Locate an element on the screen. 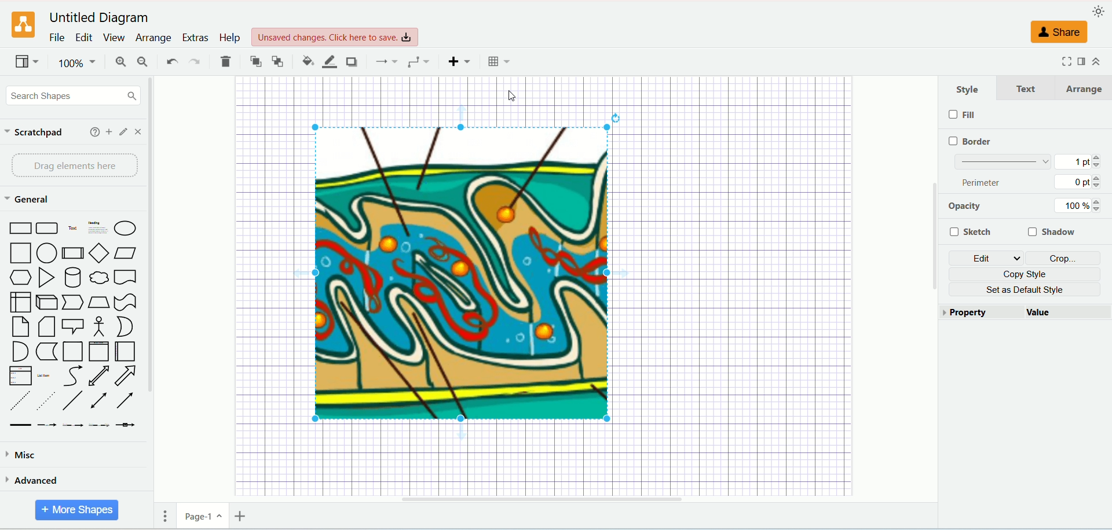 The width and height of the screenshot is (1112, 530). view is located at coordinates (112, 36).